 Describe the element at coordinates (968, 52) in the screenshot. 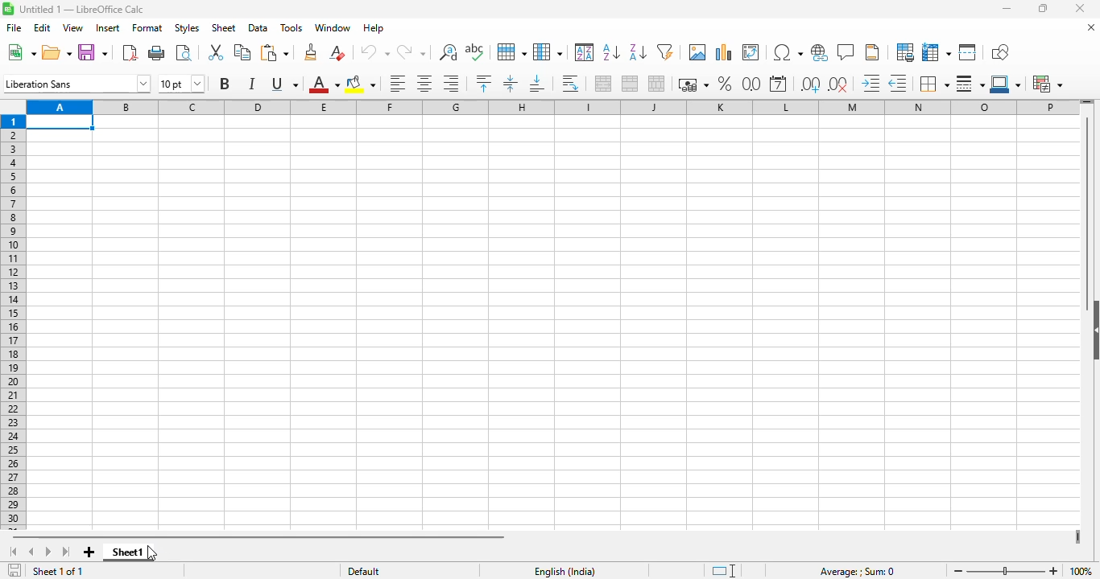

I see `split window` at that location.